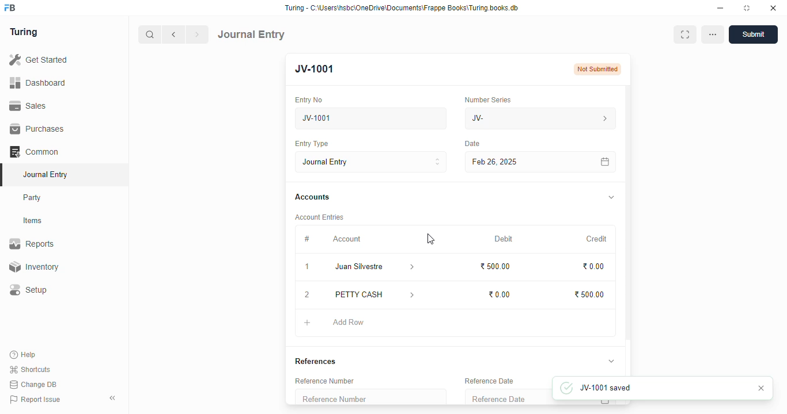  What do you see at coordinates (33, 267) in the screenshot?
I see `inventory` at bounding box center [33, 267].